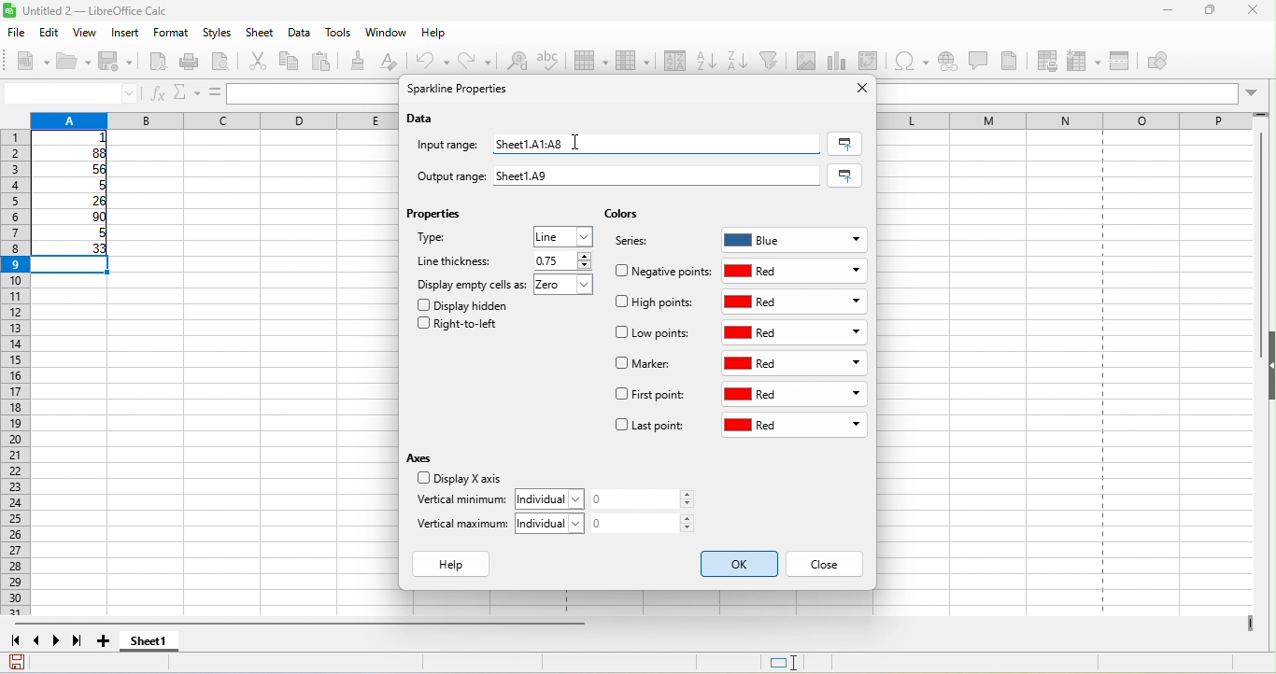 The width and height of the screenshot is (1276, 674). I want to click on color change, so click(741, 565).